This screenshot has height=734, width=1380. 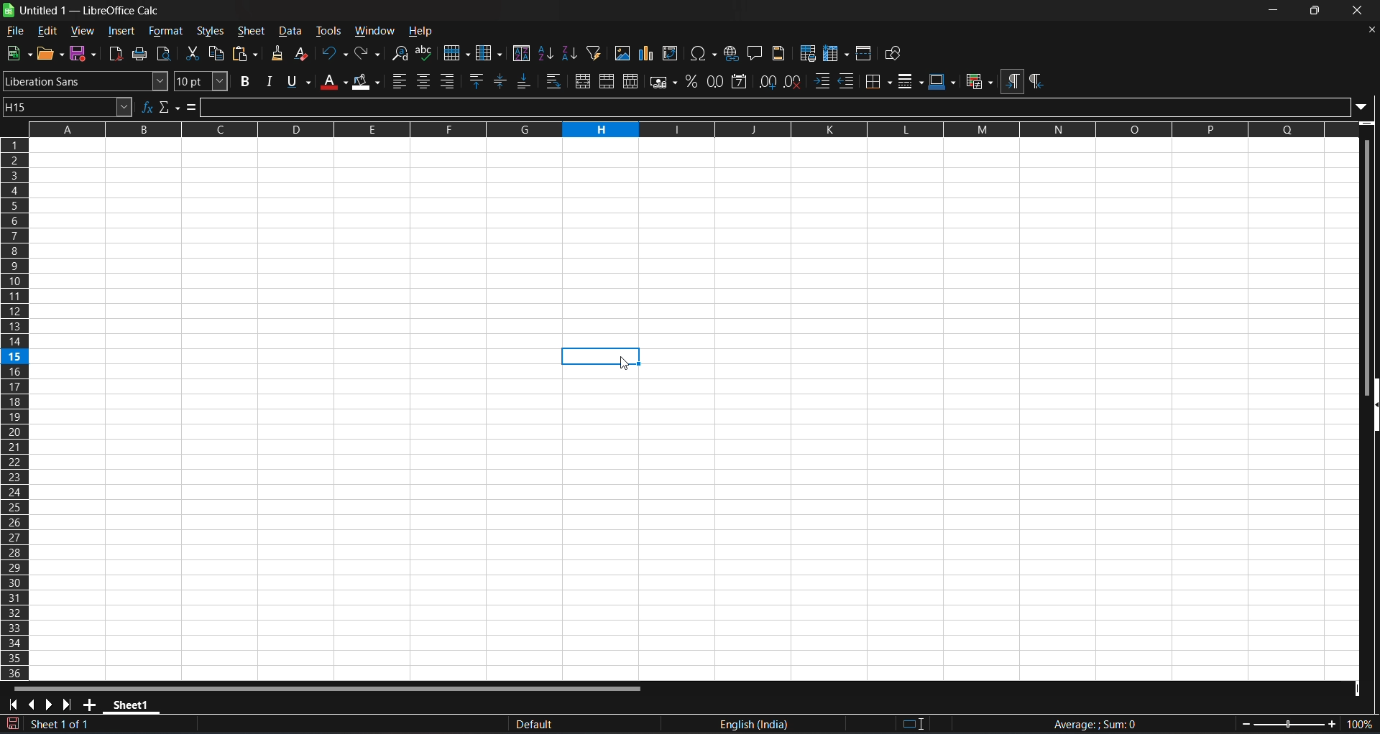 What do you see at coordinates (525, 81) in the screenshot?
I see `align bottom` at bounding box center [525, 81].